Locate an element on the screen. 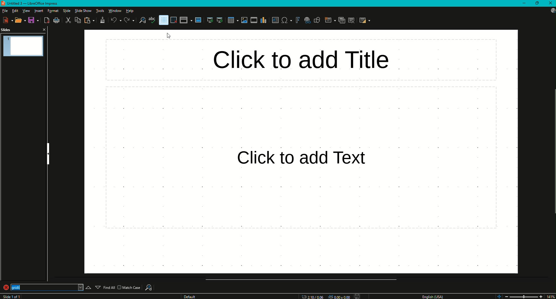  Click to add title is located at coordinates (302, 58).